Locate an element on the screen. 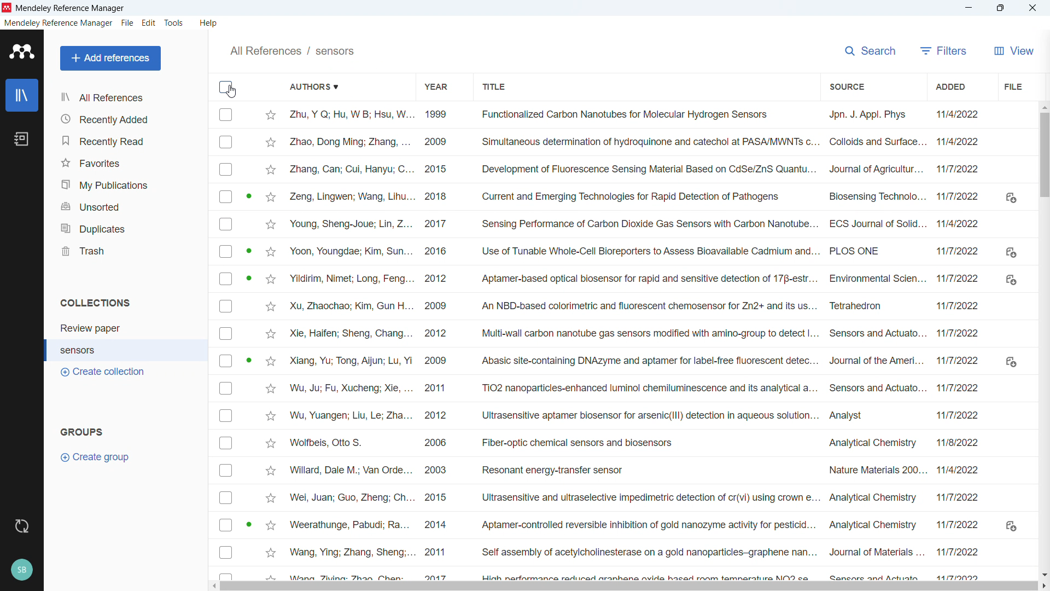  filters is located at coordinates (944, 51).